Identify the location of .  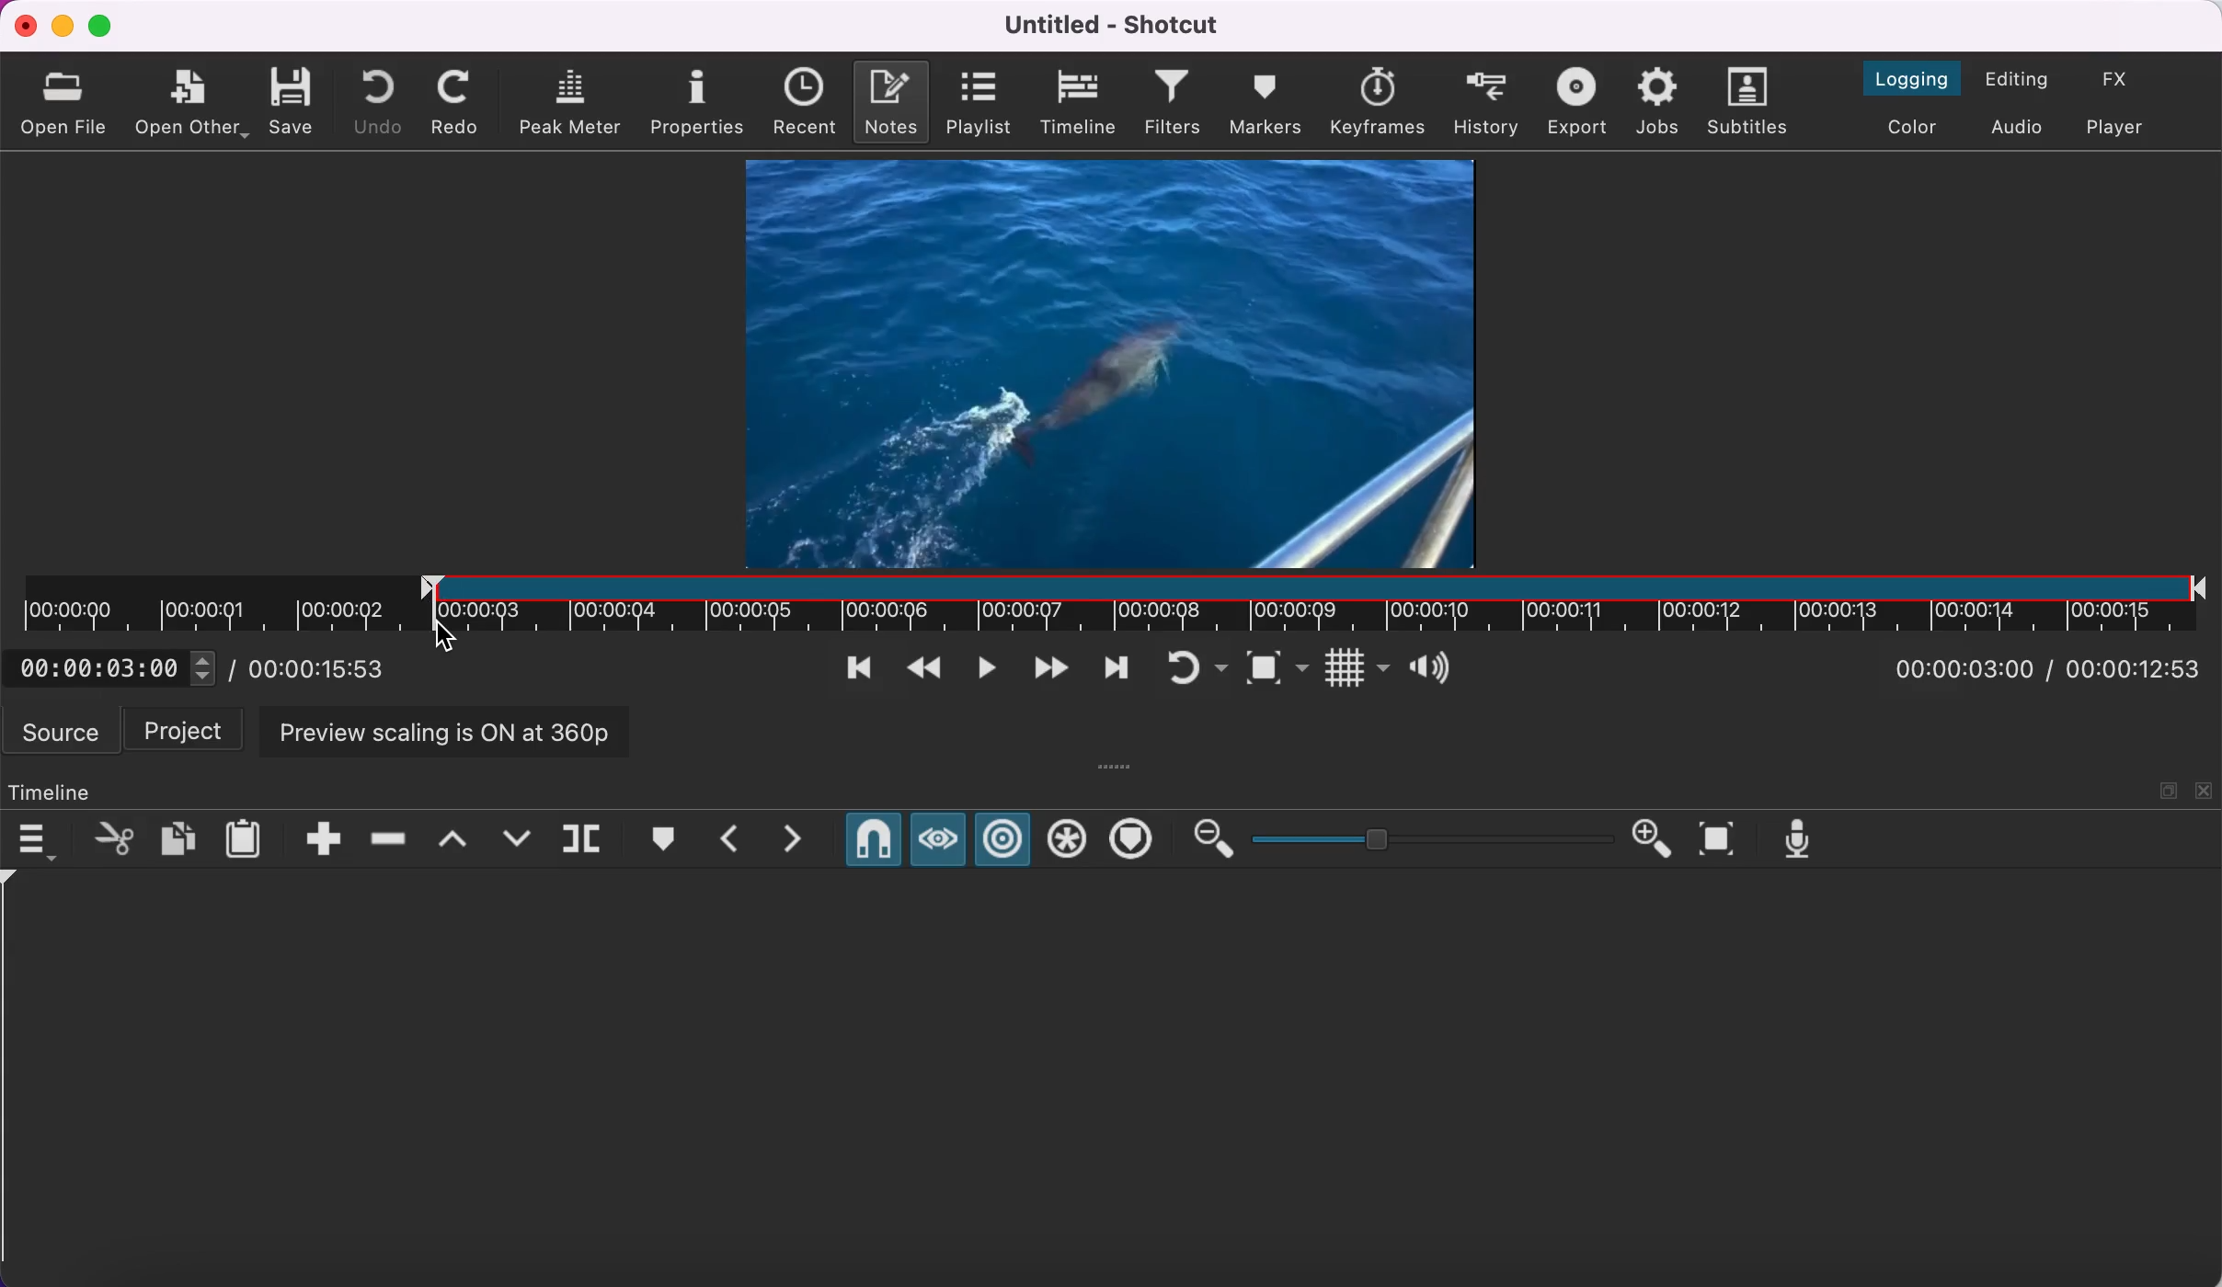
(1356, 668).